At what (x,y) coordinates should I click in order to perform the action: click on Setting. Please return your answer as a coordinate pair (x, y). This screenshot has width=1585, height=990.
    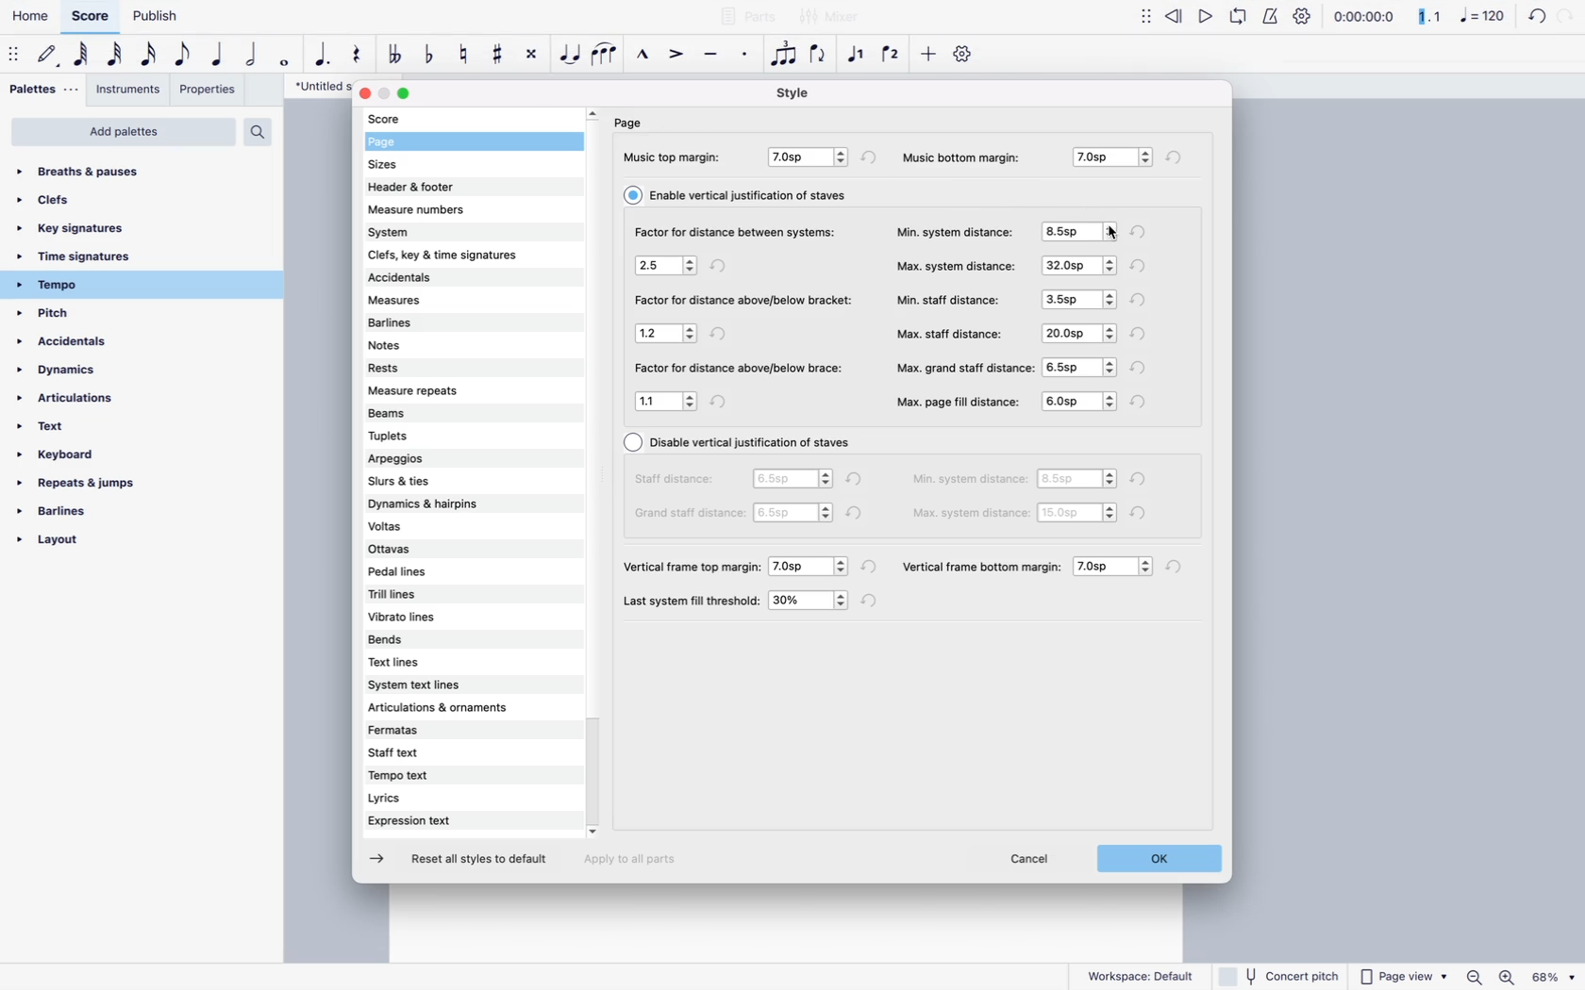
    Looking at the image, I should click on (967, 52).